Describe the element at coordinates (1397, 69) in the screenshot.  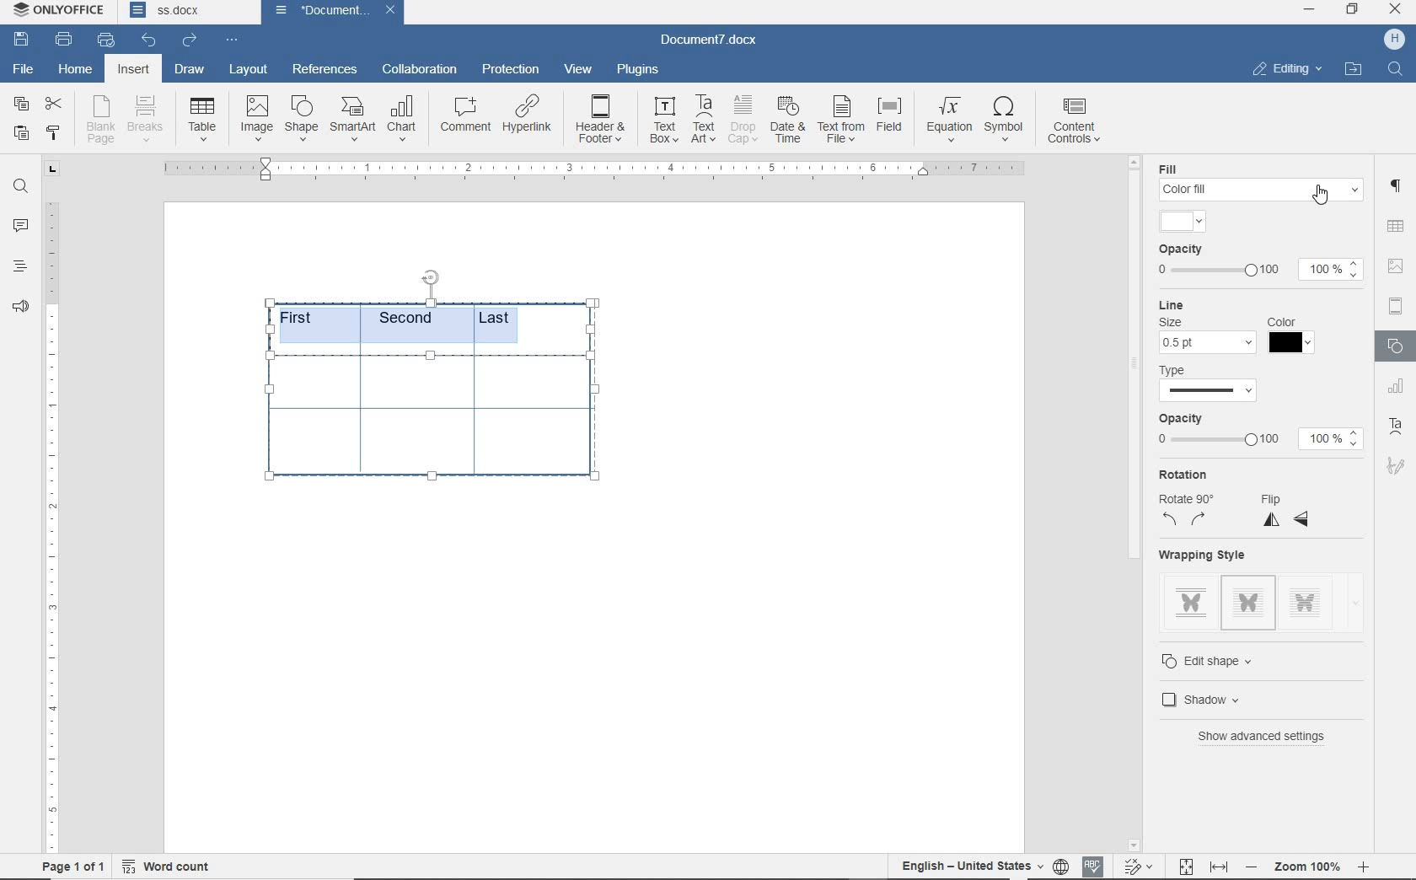
I see `FIND` at that location.